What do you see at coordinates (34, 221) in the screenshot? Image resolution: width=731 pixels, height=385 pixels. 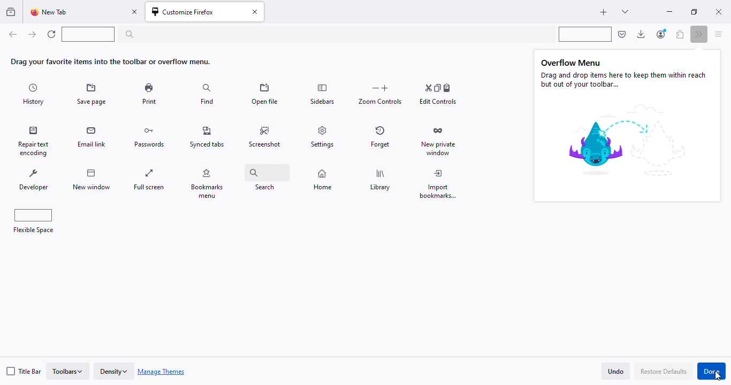 I see `flexible space` at bounding box center [34, 221].